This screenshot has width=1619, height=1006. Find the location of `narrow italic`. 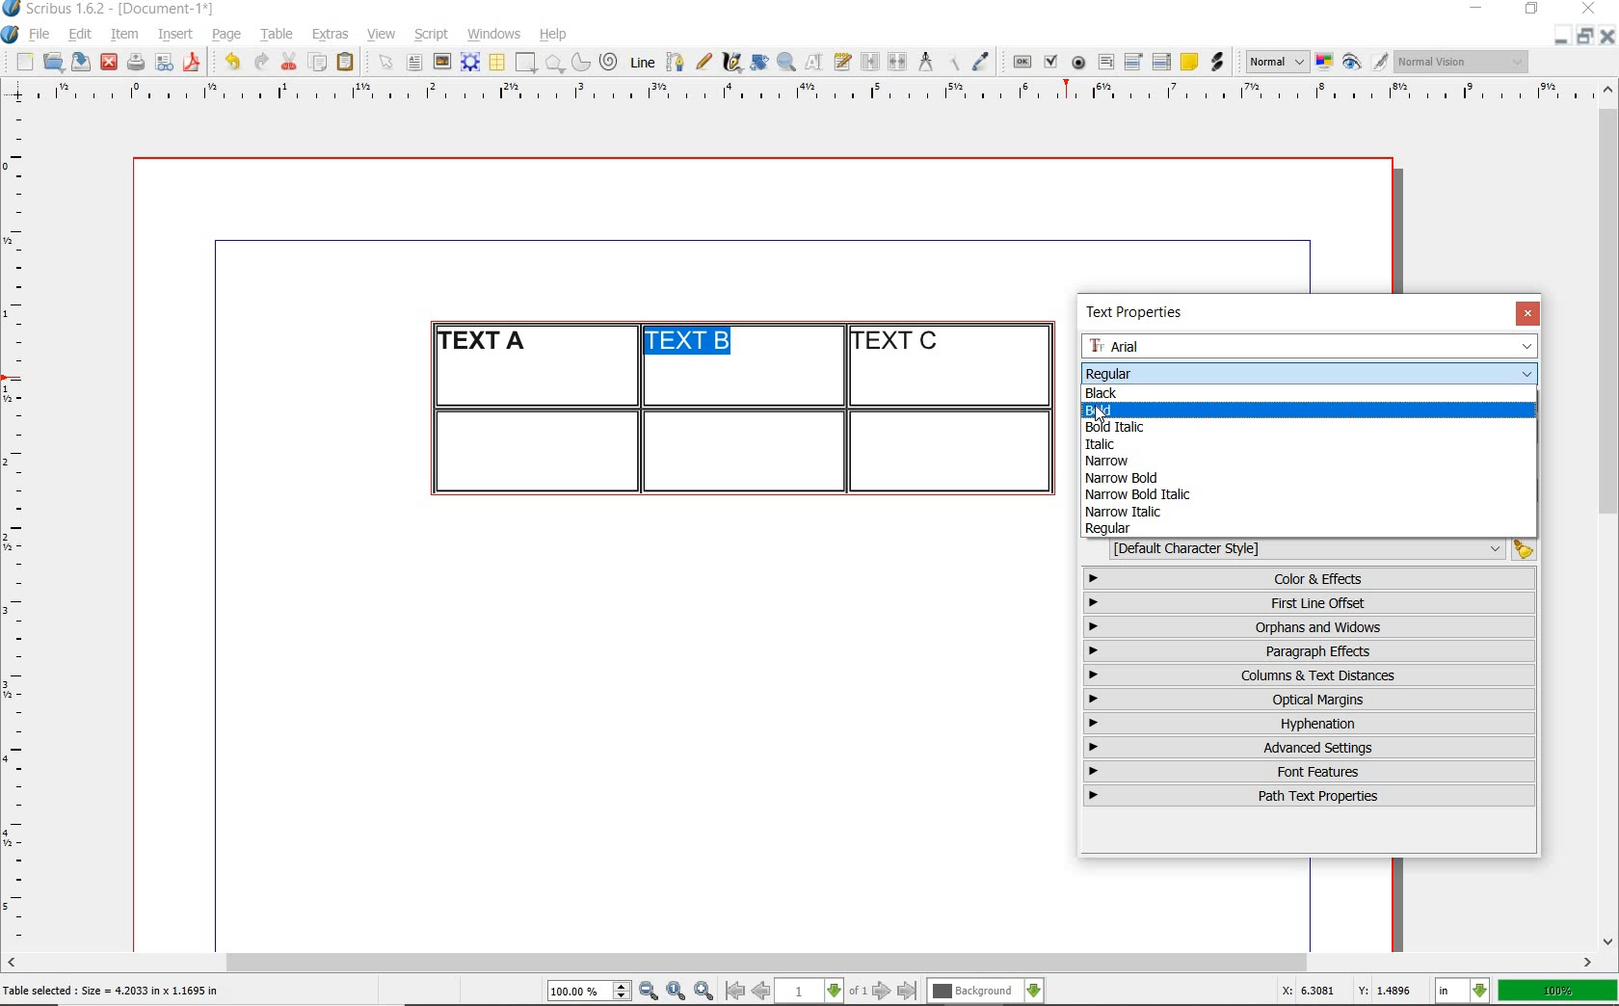

narrow italic is located at coordinates (1123, 512).